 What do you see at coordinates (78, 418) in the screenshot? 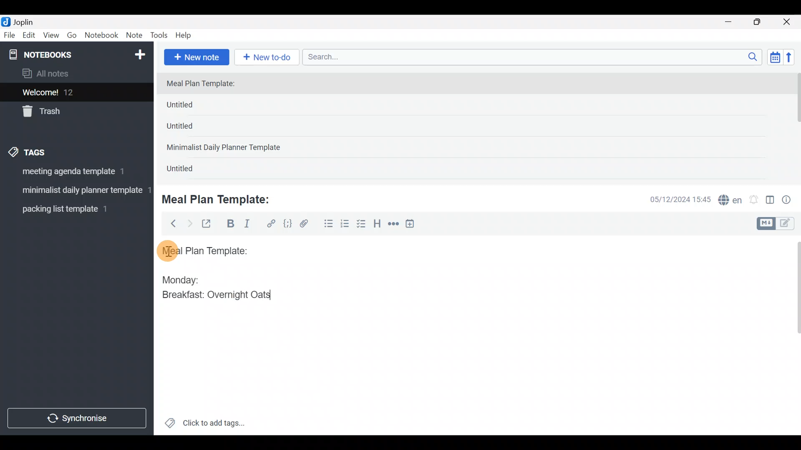
I see `Synchronize` at bounding box center [78, 418].